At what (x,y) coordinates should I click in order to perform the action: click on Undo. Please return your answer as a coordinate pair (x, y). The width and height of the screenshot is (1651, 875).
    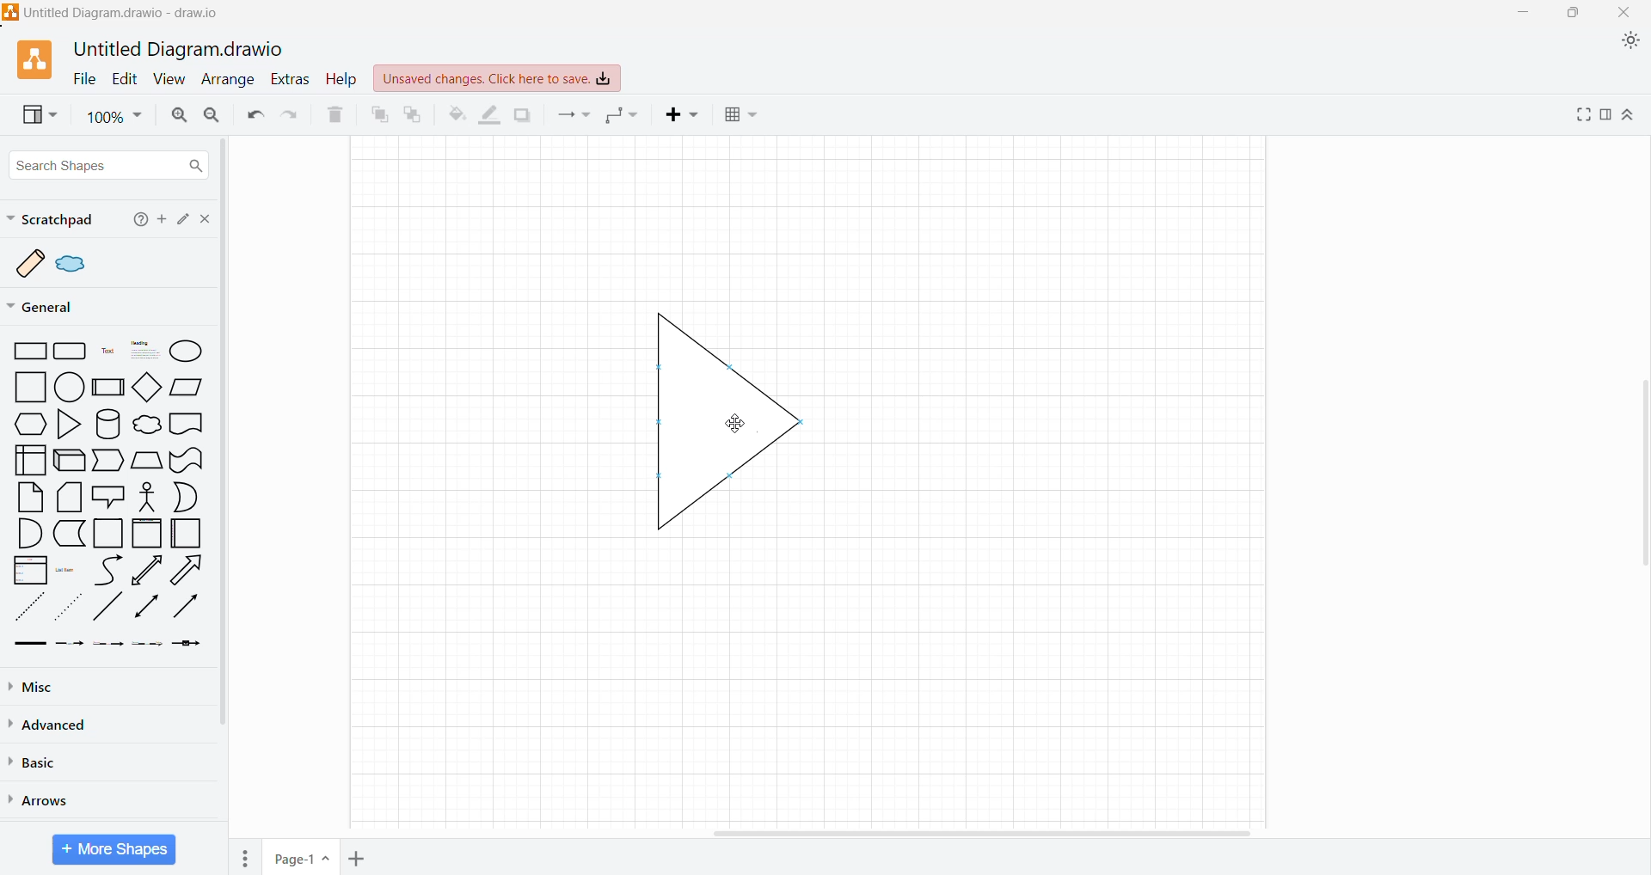
    Looking at the image, I should click on (250, 115).